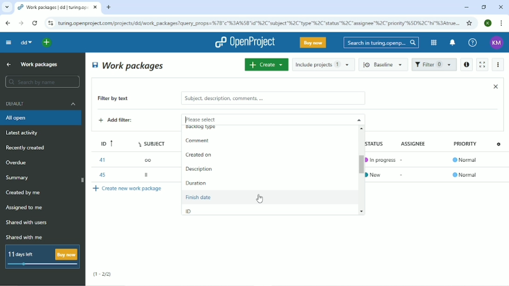 The image size is (509, 286). What do you see at coordinates (26, 42) in the screenshot?
I see `dd` at bounding box center [26, 42].